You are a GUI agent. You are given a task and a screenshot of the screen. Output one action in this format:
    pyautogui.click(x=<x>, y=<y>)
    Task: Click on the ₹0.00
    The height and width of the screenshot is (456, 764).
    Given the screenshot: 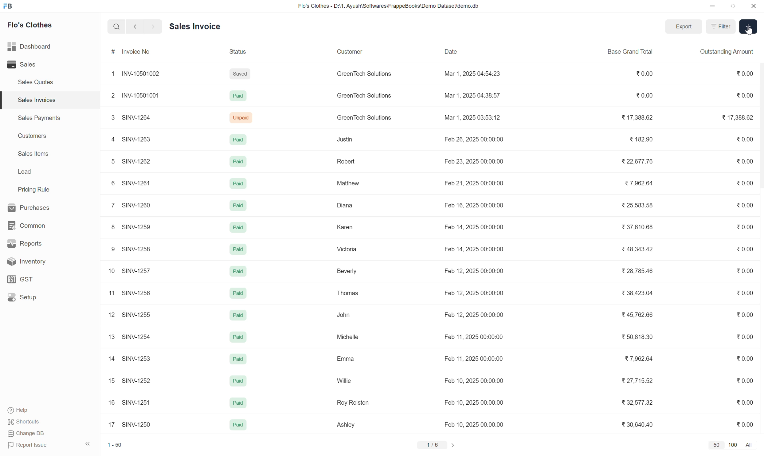 What is the action you would take?
    pyautogui.click(x=741, y=96)
    